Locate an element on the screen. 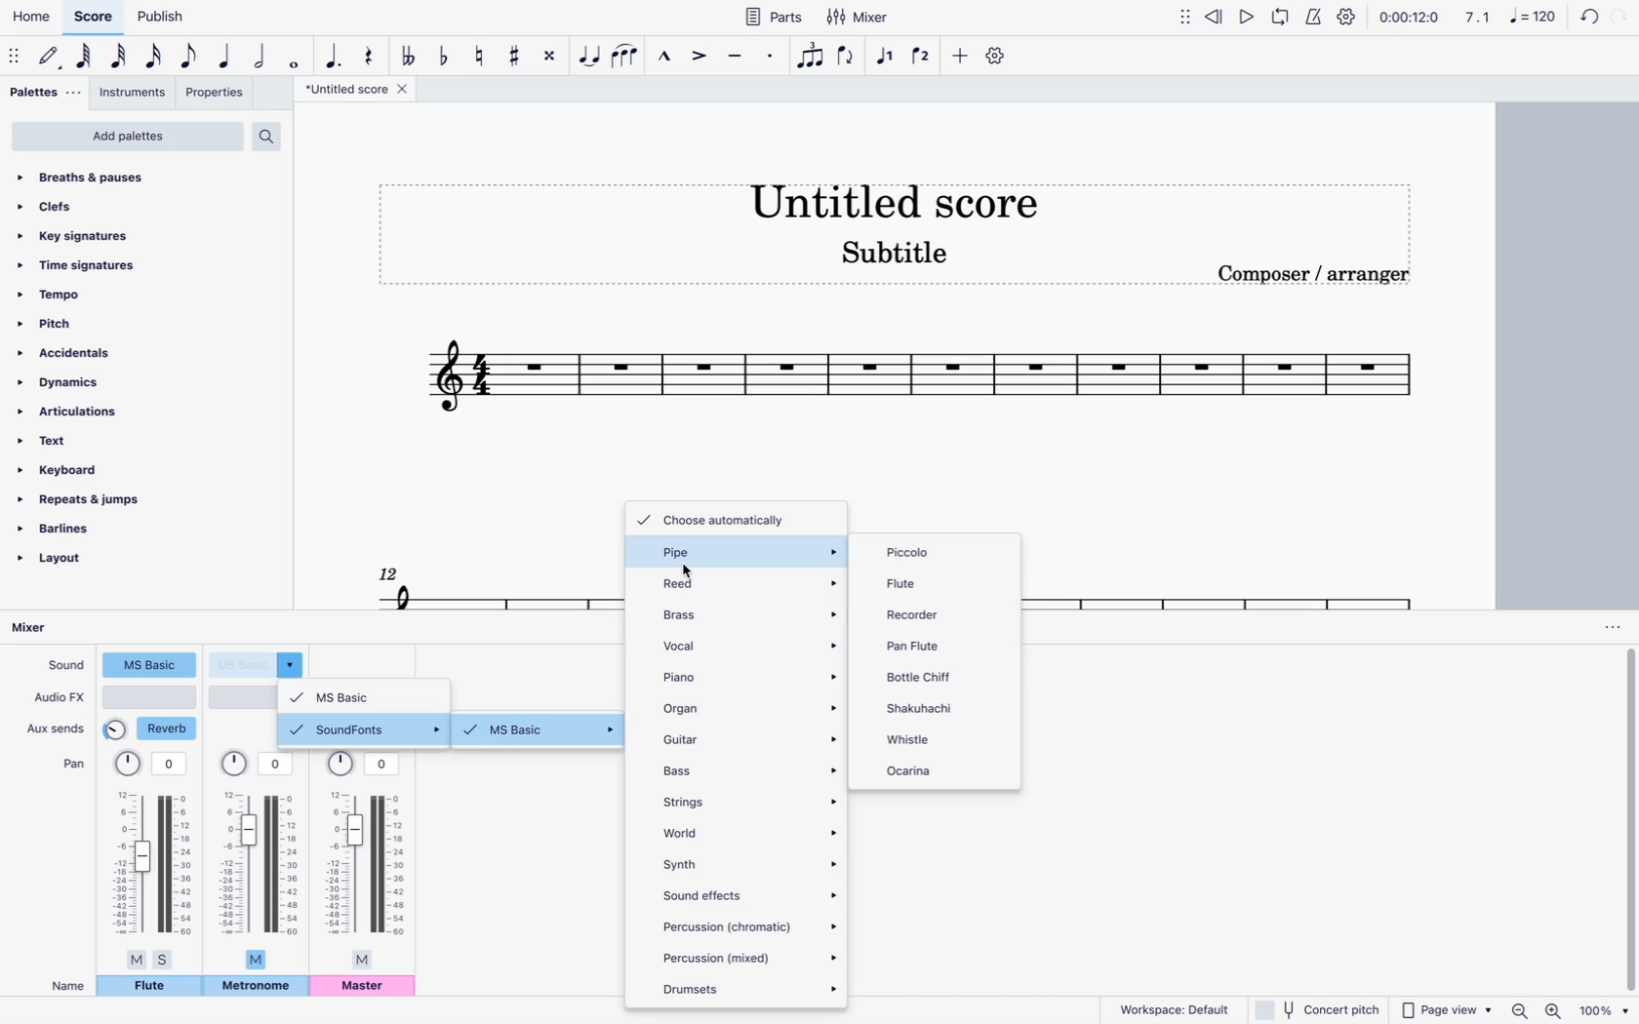  accidentals is located at coordinates (107, 352).